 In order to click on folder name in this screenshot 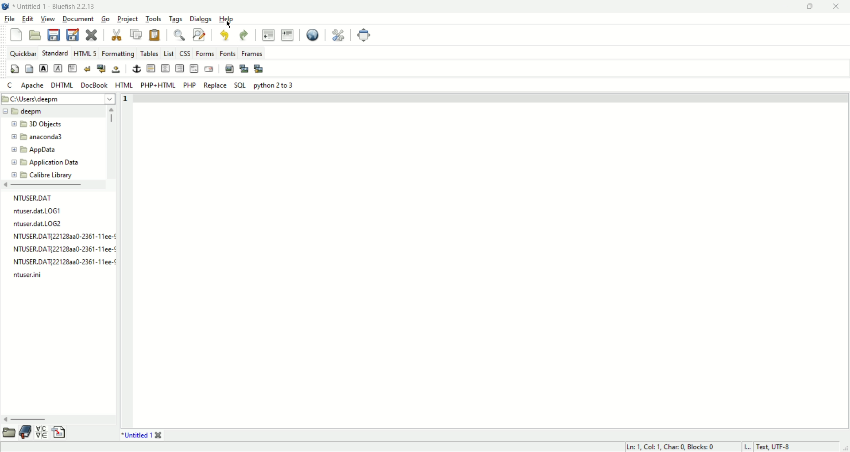, I will do `click(36, 137)`.